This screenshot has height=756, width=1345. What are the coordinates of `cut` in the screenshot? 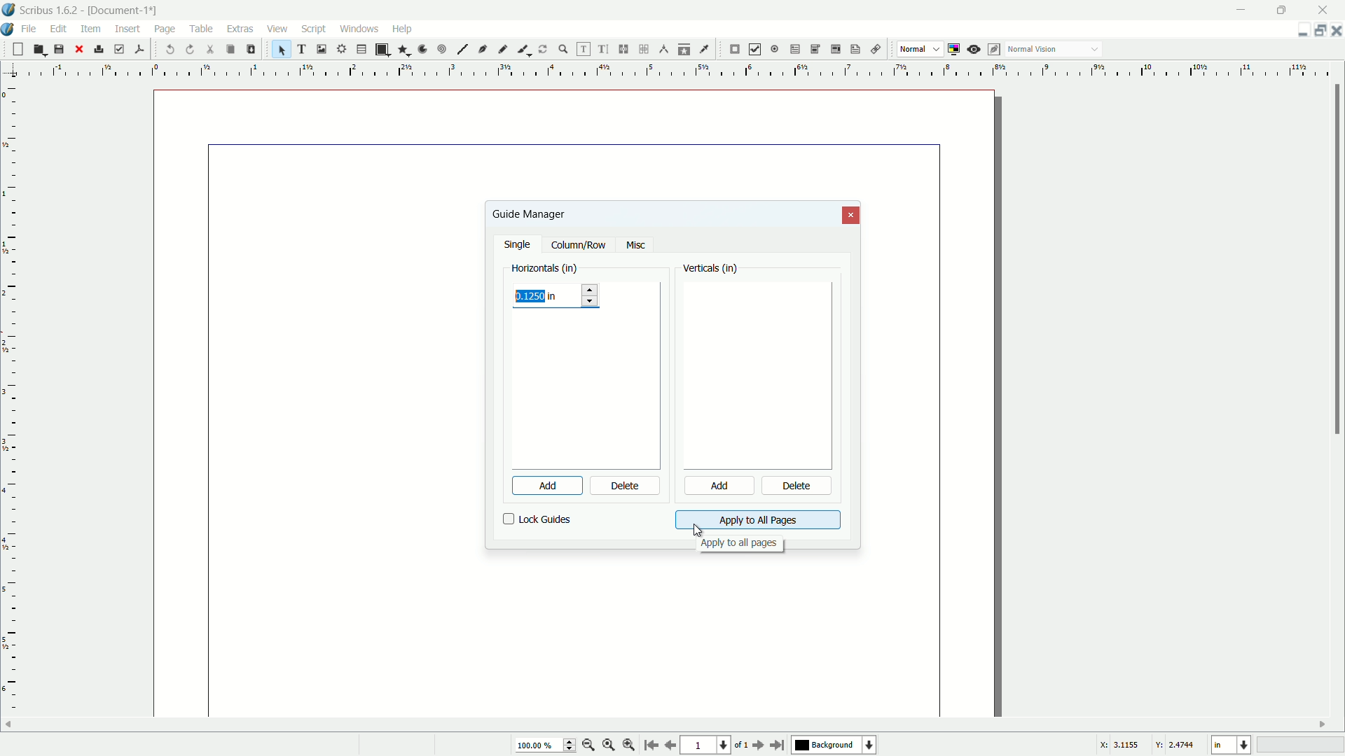 It's located at (211, 49).